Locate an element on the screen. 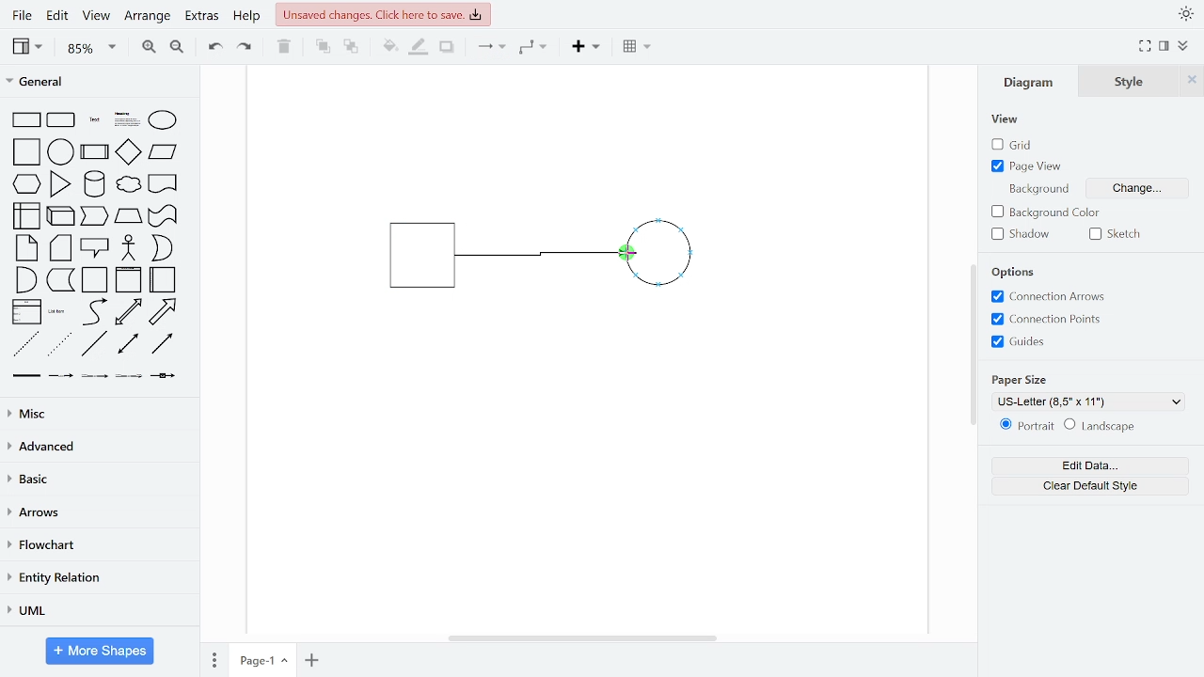 The image size is (1204, 677). change background is located at coordinates (1134, 191).